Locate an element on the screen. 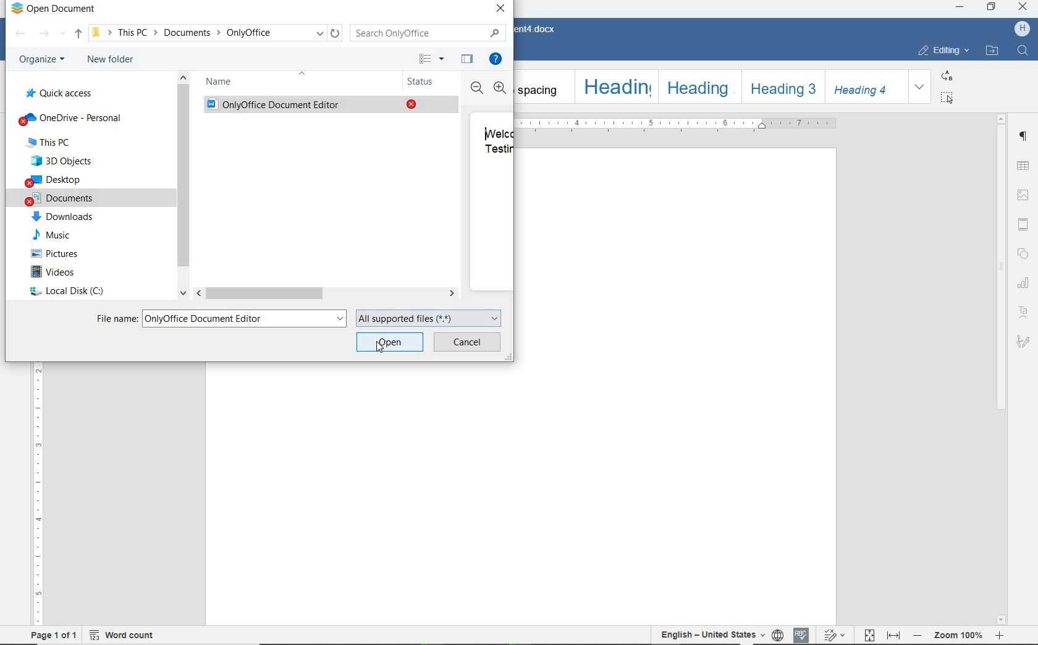 This screenshot has height=645, width=1038. fit to width is located at coordinates (894, 636).